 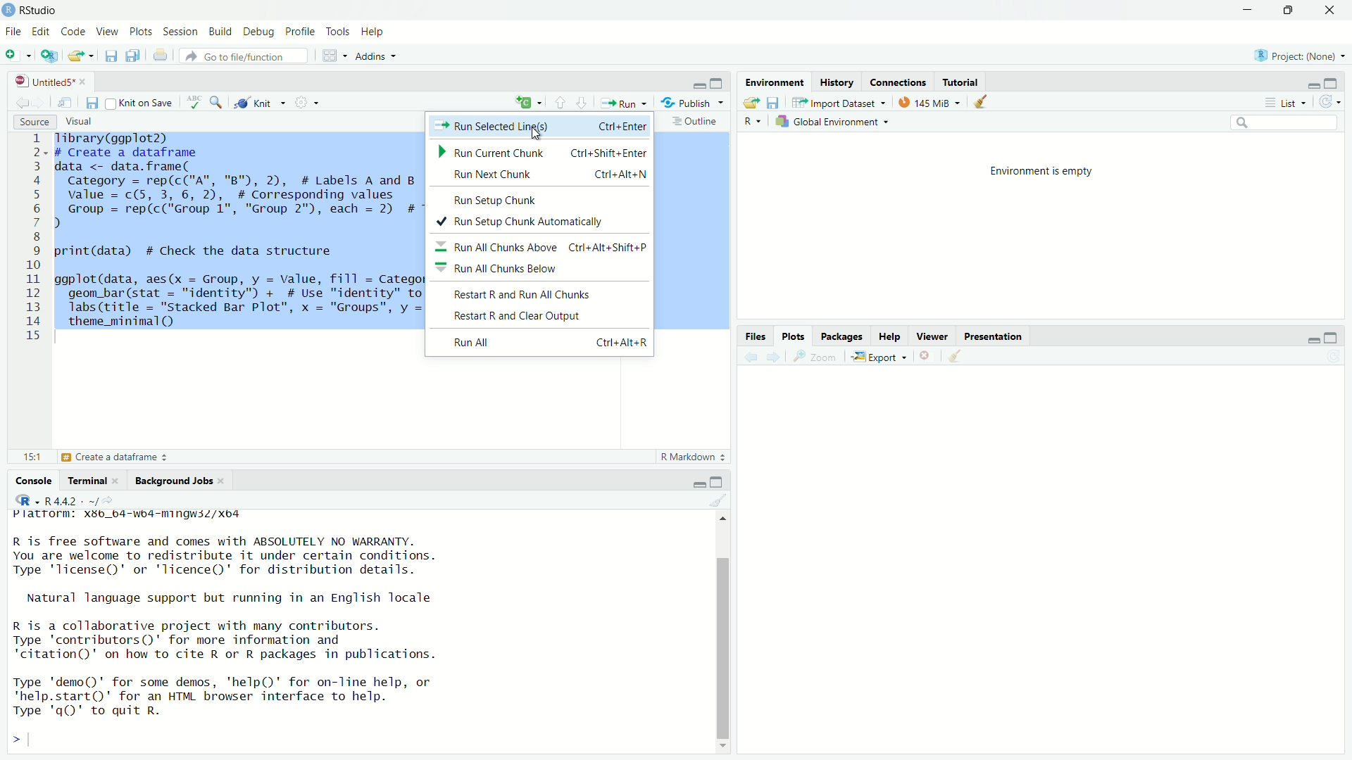 I want to click on Outline, so click(x=698, y=122).